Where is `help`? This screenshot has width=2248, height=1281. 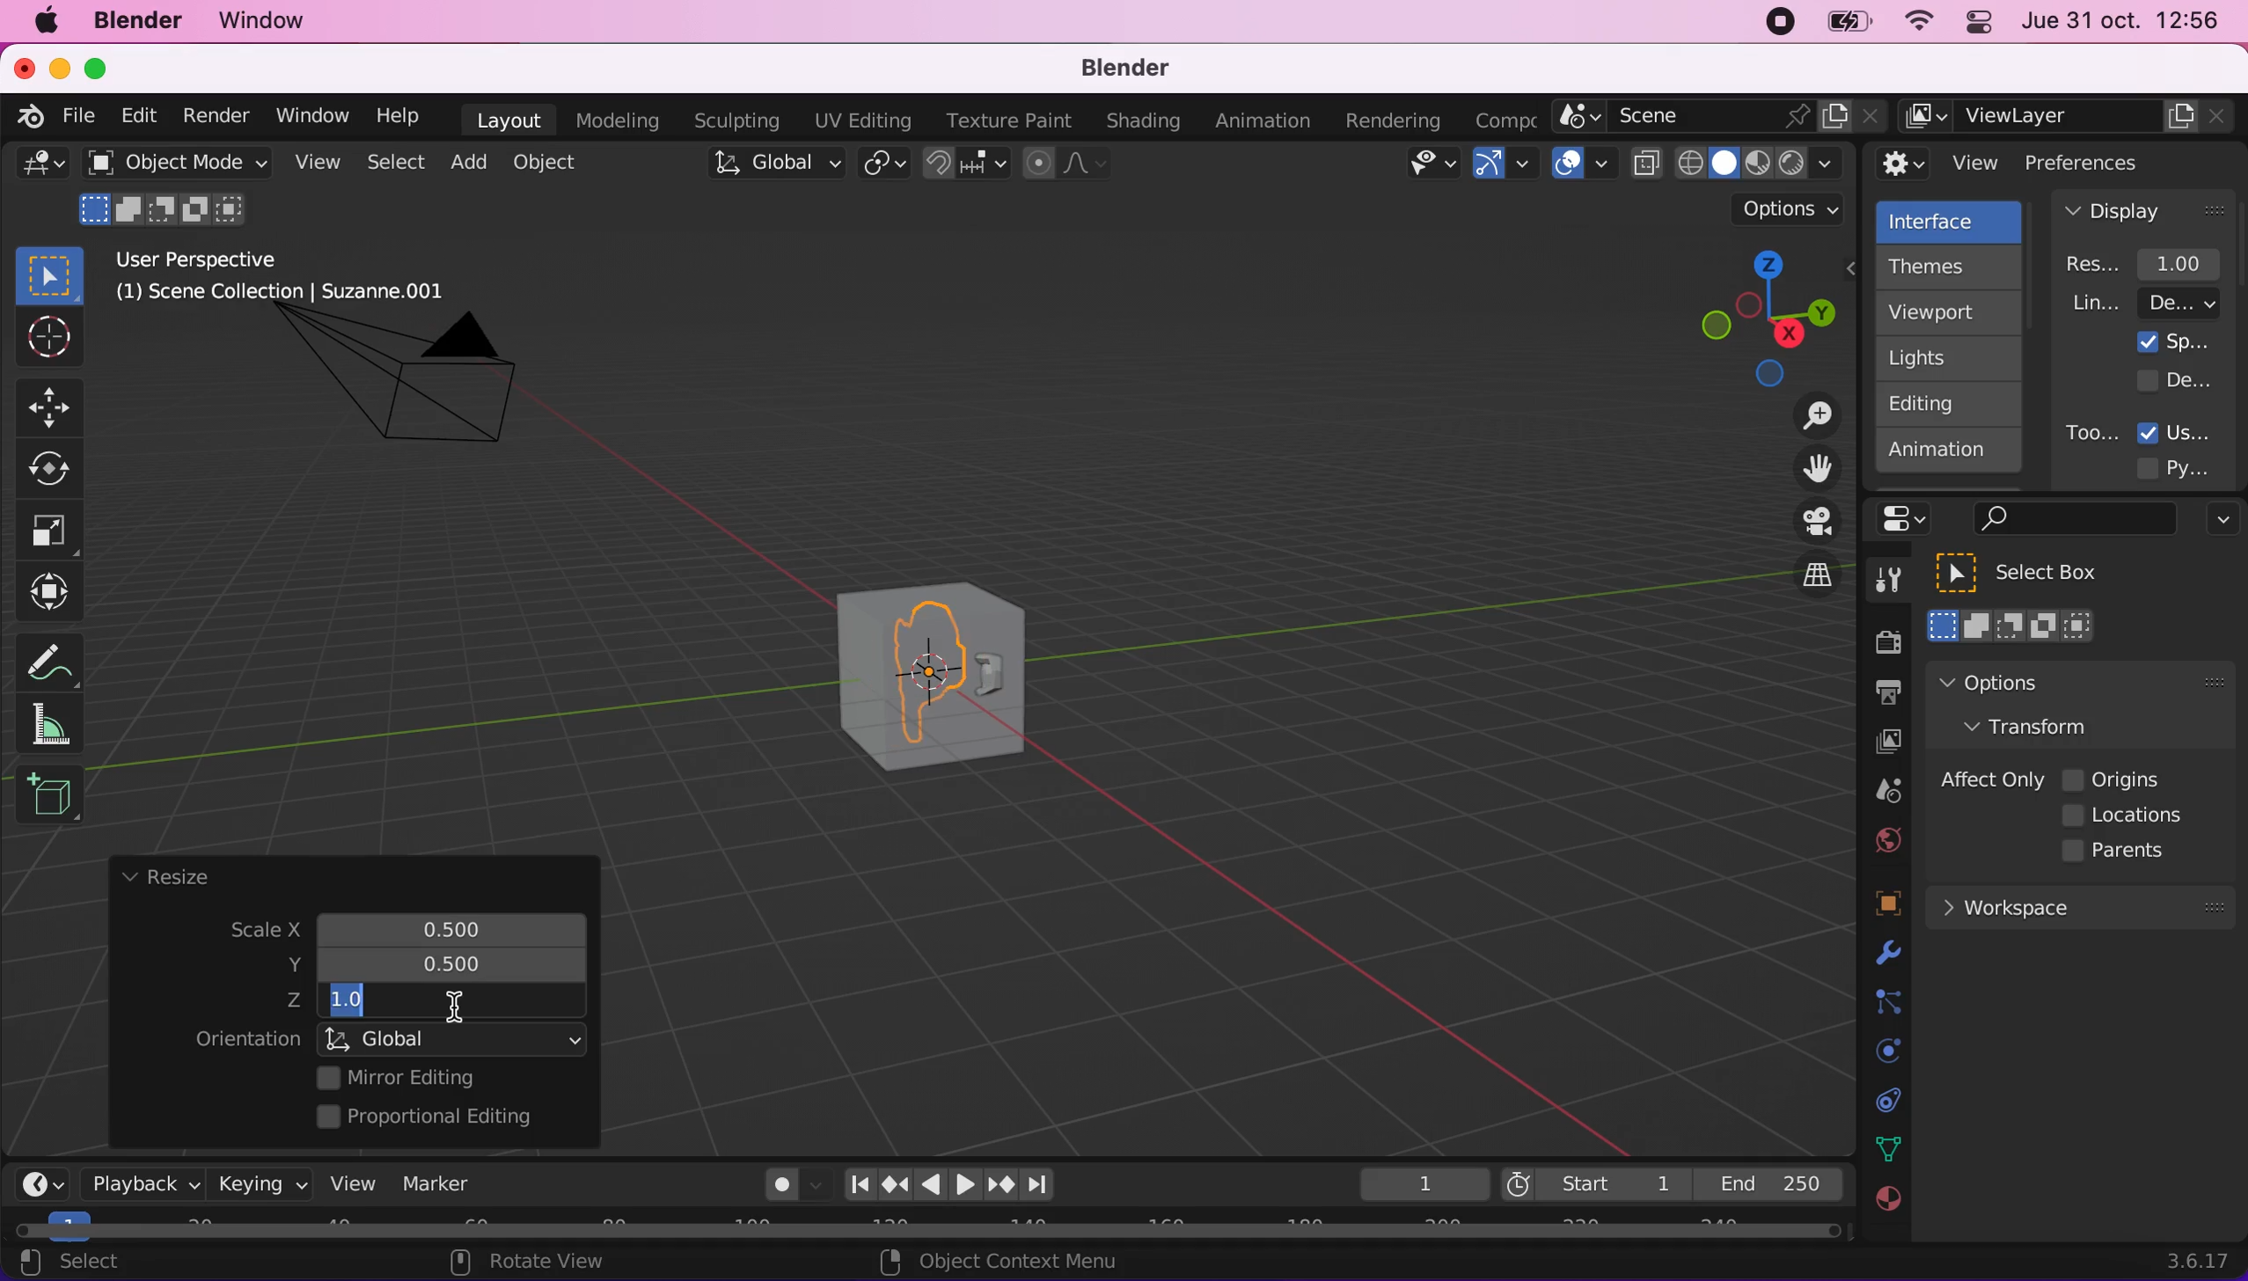
help is located at coordinates (399, 114).